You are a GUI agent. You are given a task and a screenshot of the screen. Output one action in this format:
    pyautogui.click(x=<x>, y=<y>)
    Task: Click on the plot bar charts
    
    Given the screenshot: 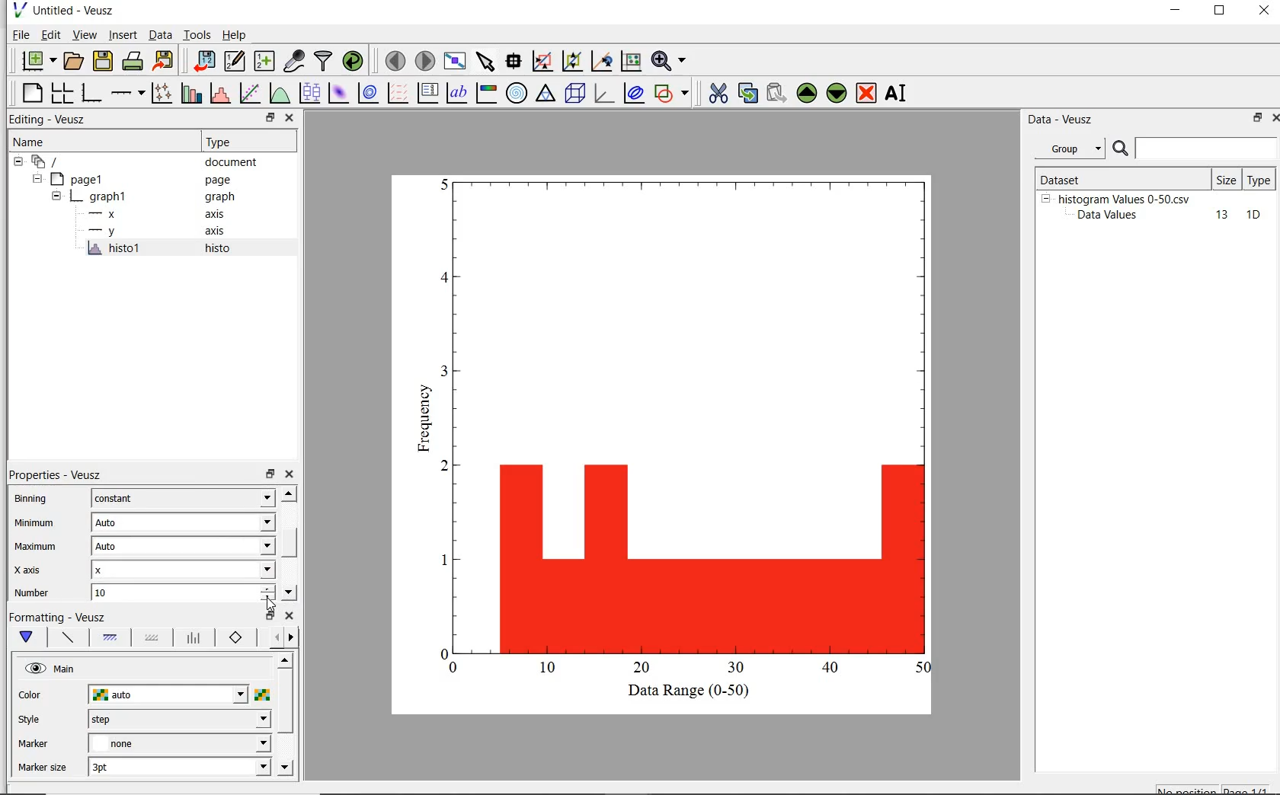 What is the action you would take?
    pyautogui.click(x=191, y=92)
    